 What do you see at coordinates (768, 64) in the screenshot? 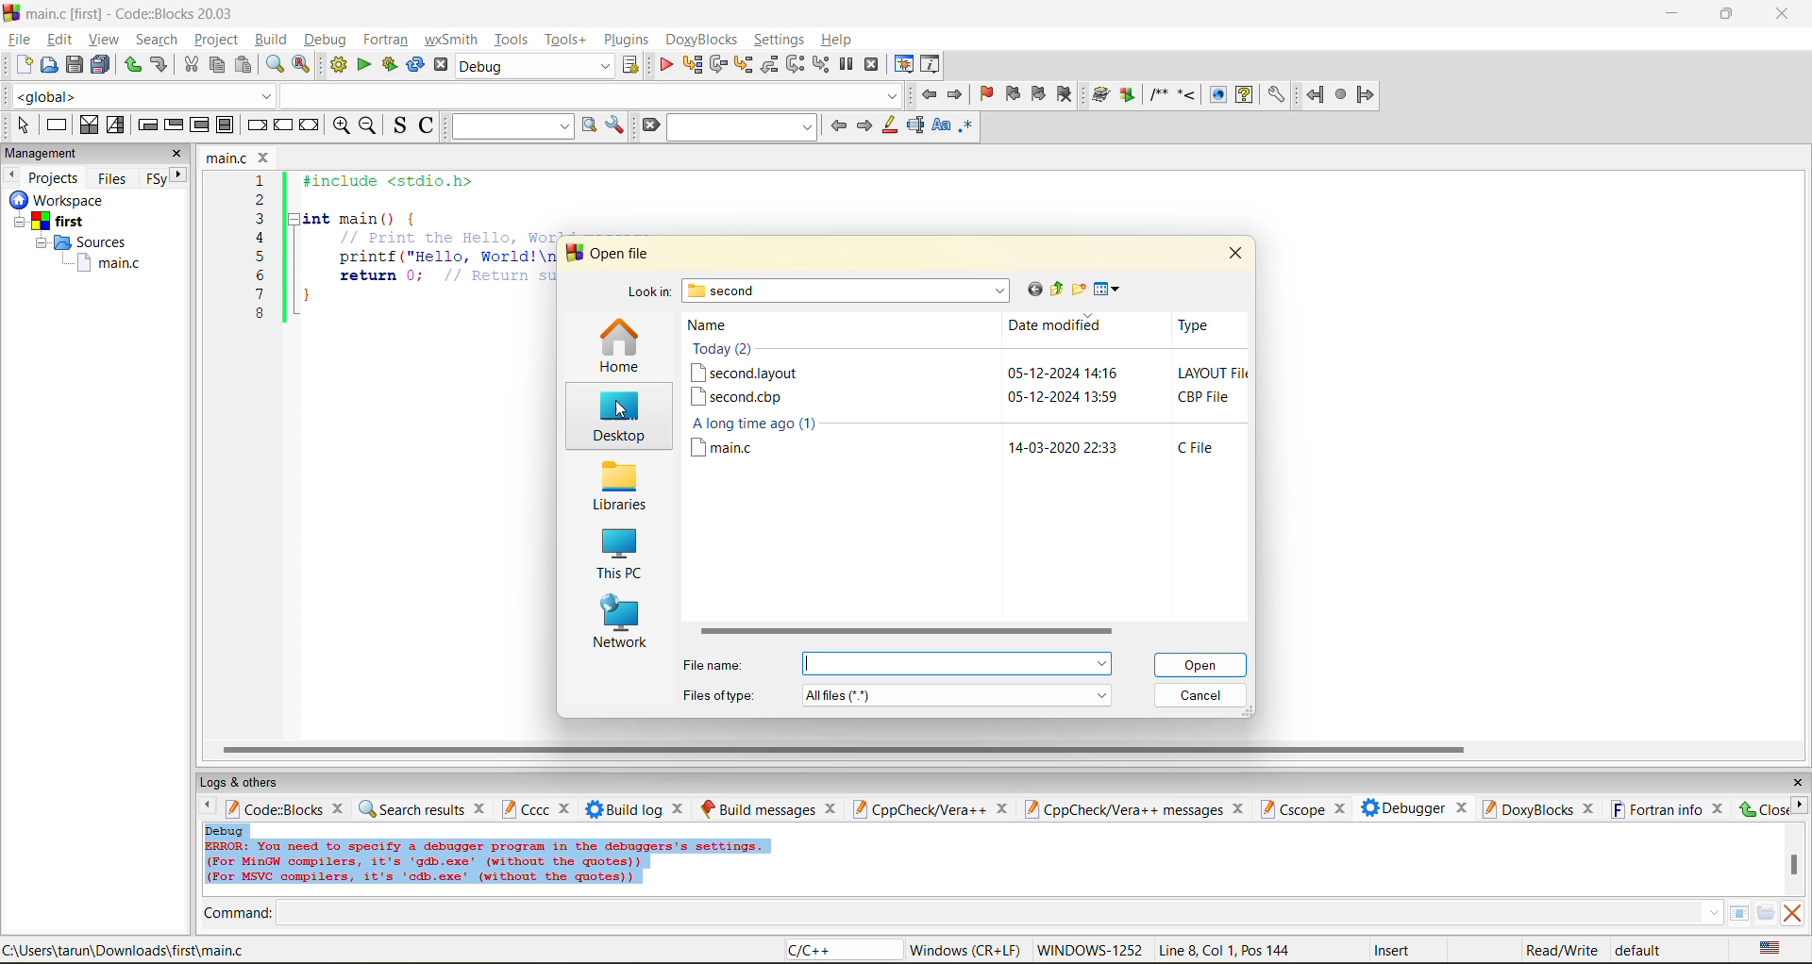
I see `step out` at bounding box center [768, 64].